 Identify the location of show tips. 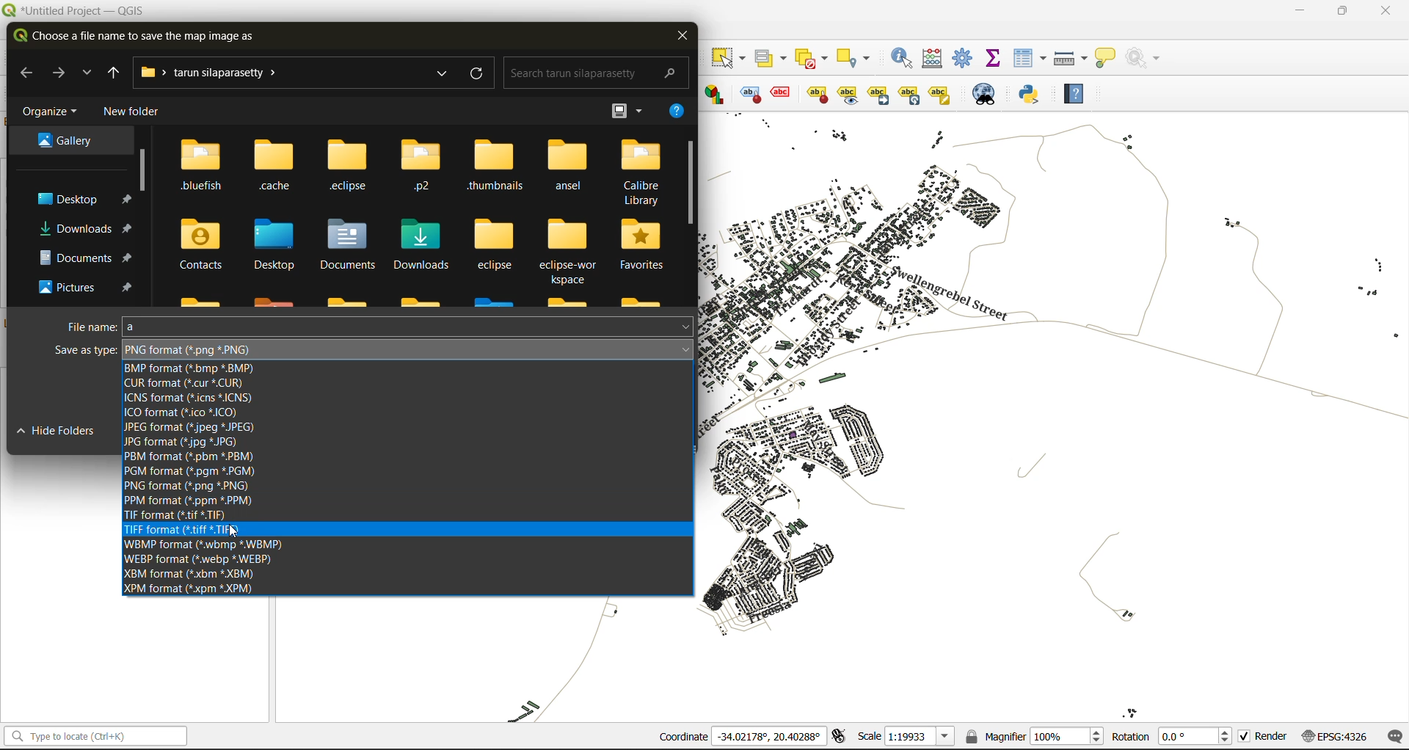
(1110, 57).